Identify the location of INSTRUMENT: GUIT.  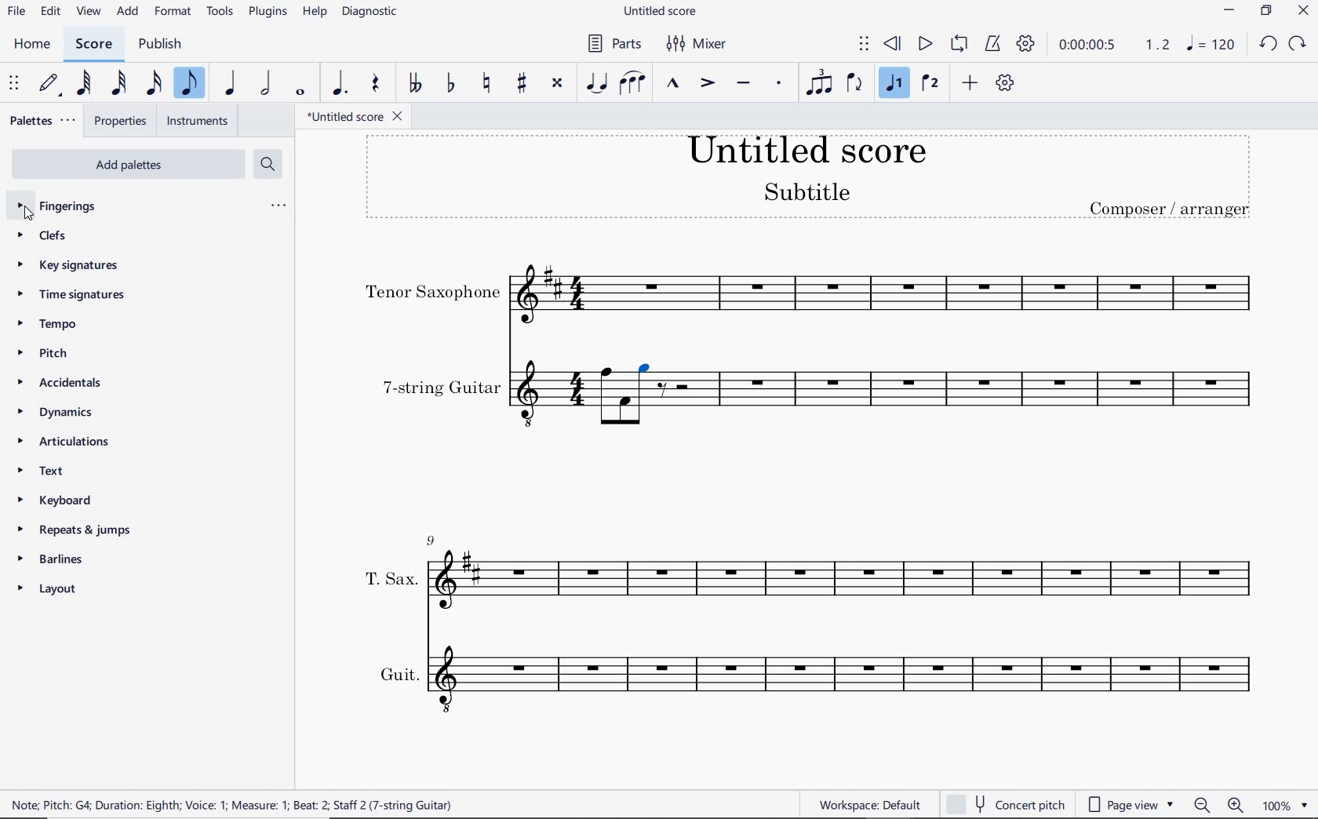
(808, 676).